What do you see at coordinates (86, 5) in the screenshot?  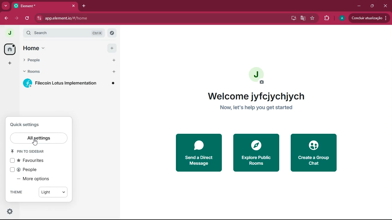 I see `add tab` at bounding box center [86, 5].